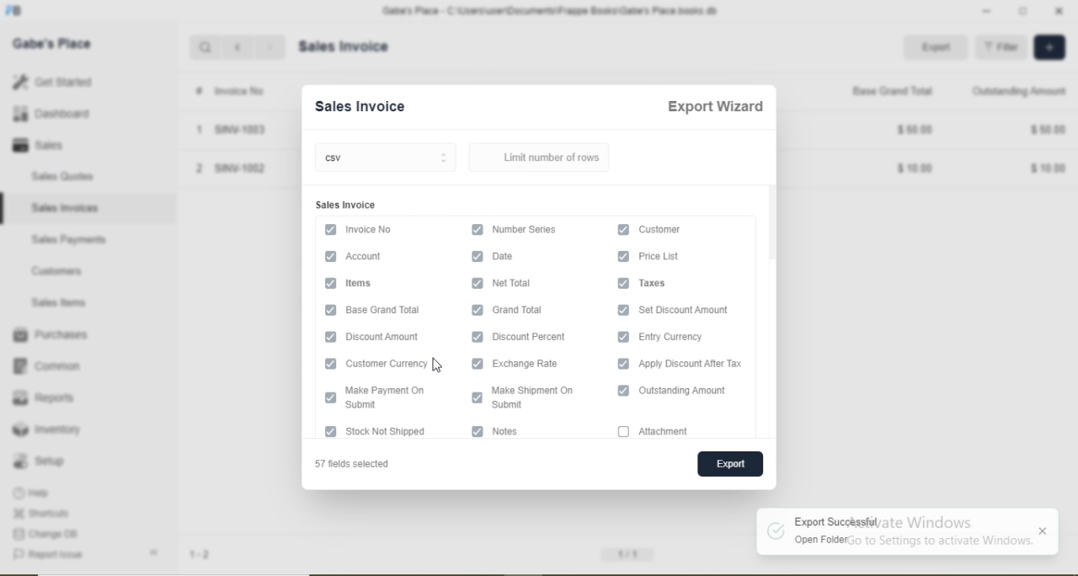 The height and width of the screenshot is (576, 1078). I want to click on checkbox, so click(328, 362).